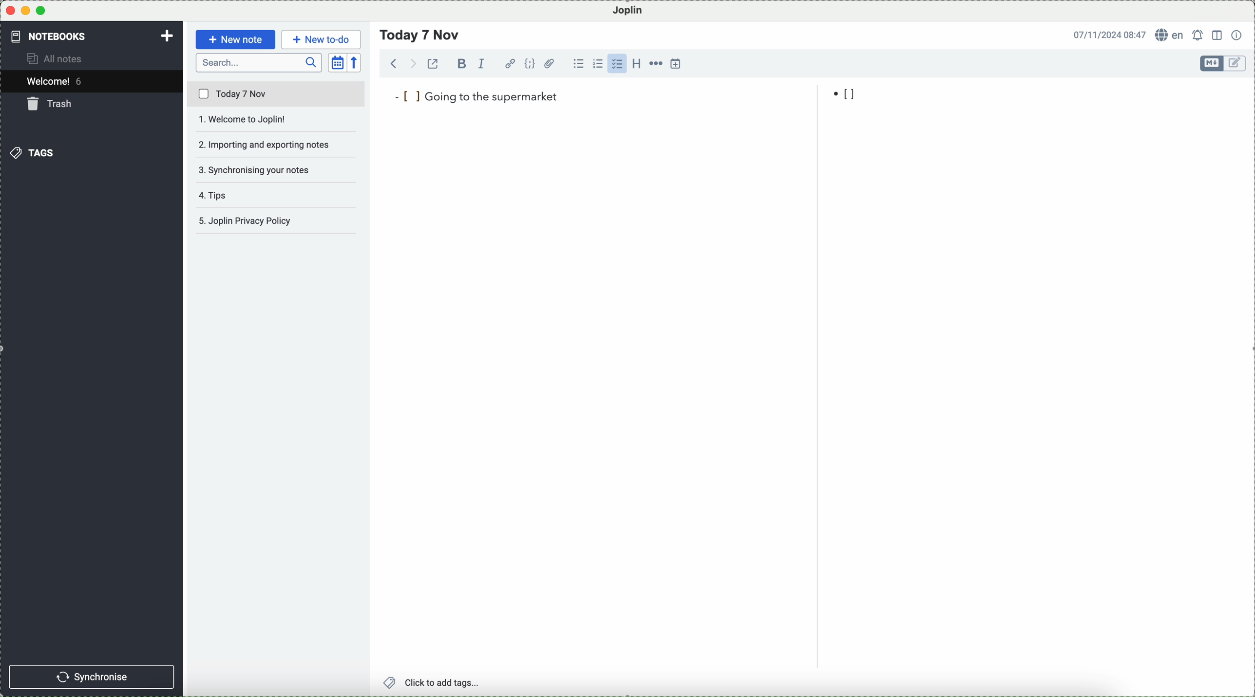  I want to click on horizontal rule, so click(655, 64).